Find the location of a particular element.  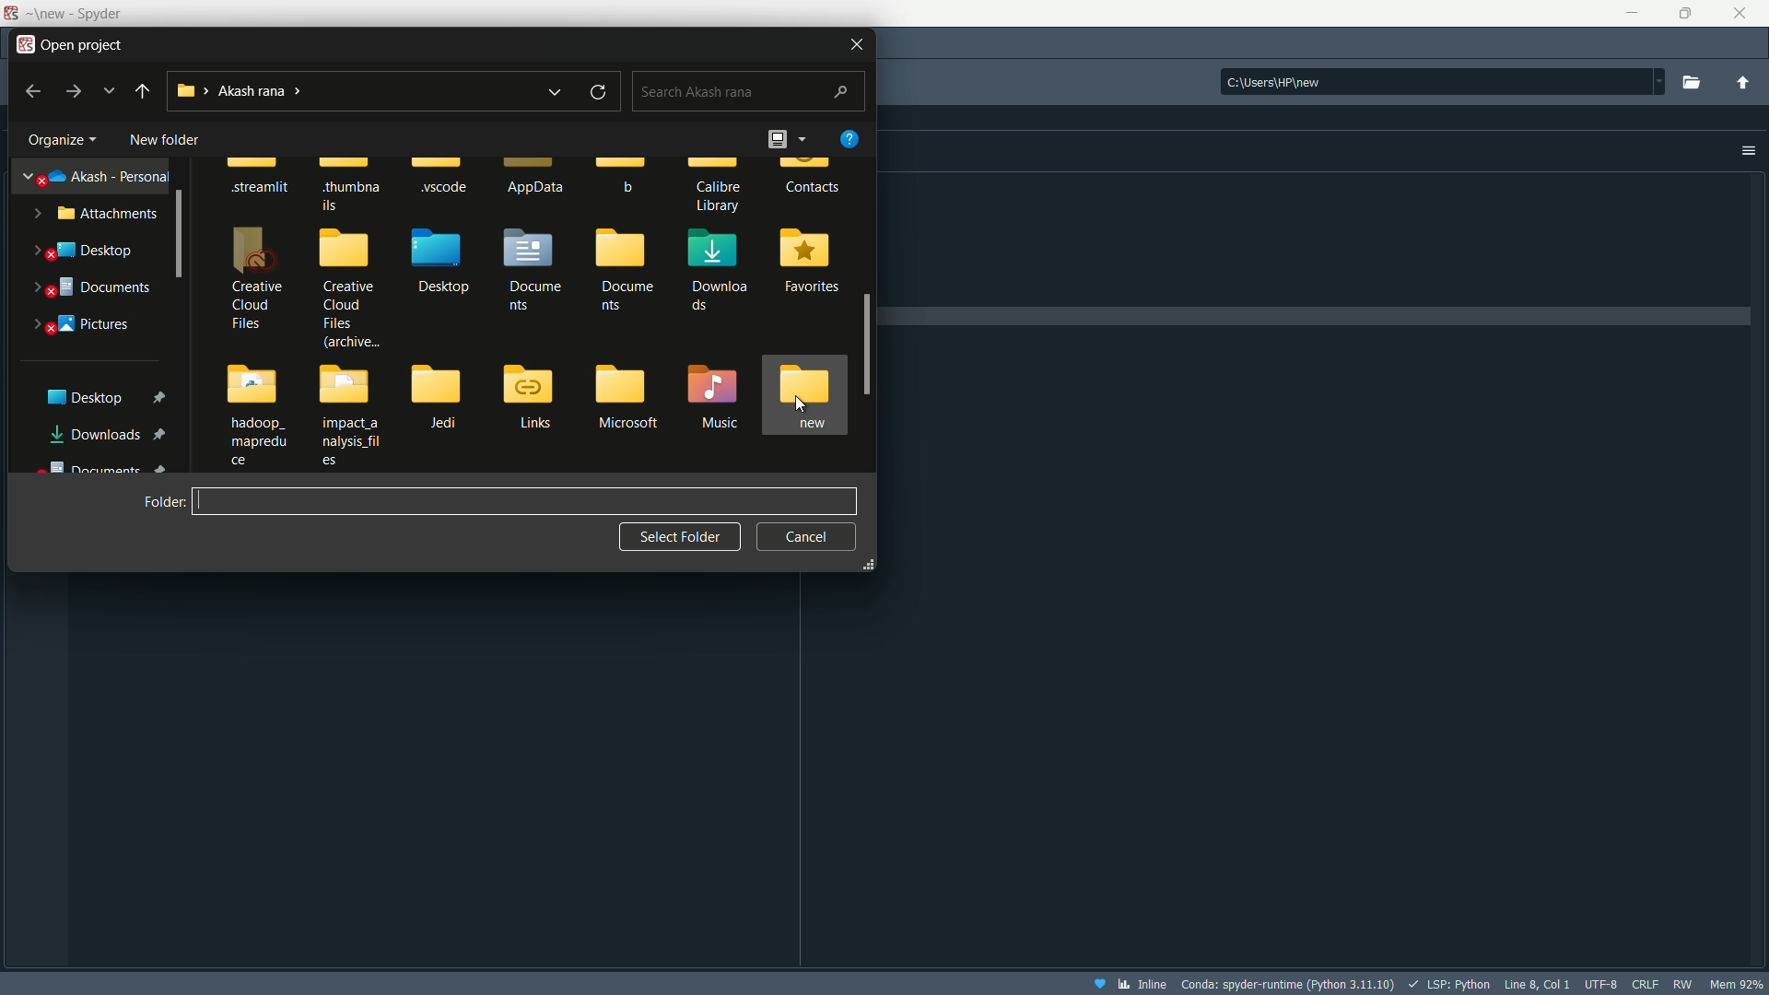

cursor position is located at coordinates (1534, 982).